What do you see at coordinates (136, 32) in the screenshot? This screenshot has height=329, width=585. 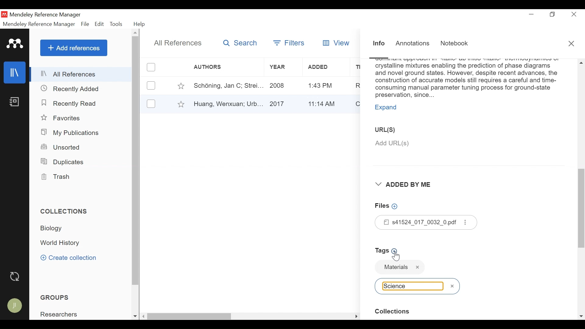 I see `Scroll up` at bounding box center [136, 32].